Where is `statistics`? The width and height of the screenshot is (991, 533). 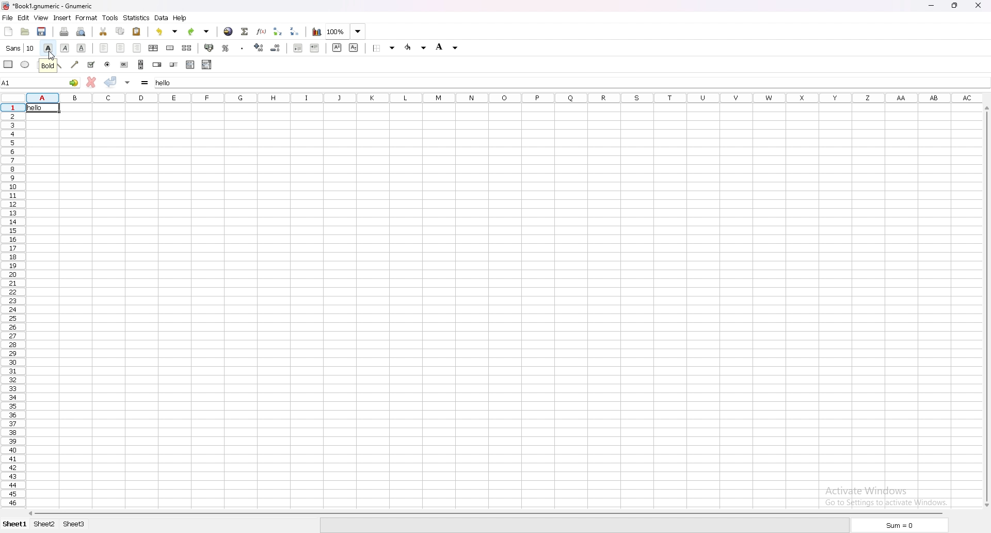
statistics is located at coordinates (136, 18).